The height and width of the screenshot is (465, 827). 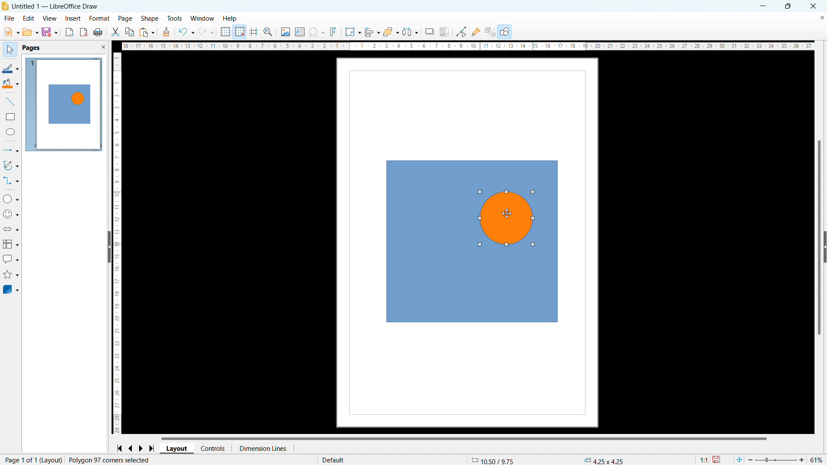 What do you see at coordinates (70, 32) in the screenshot?
I see `export` at bounding box center [70, 32].